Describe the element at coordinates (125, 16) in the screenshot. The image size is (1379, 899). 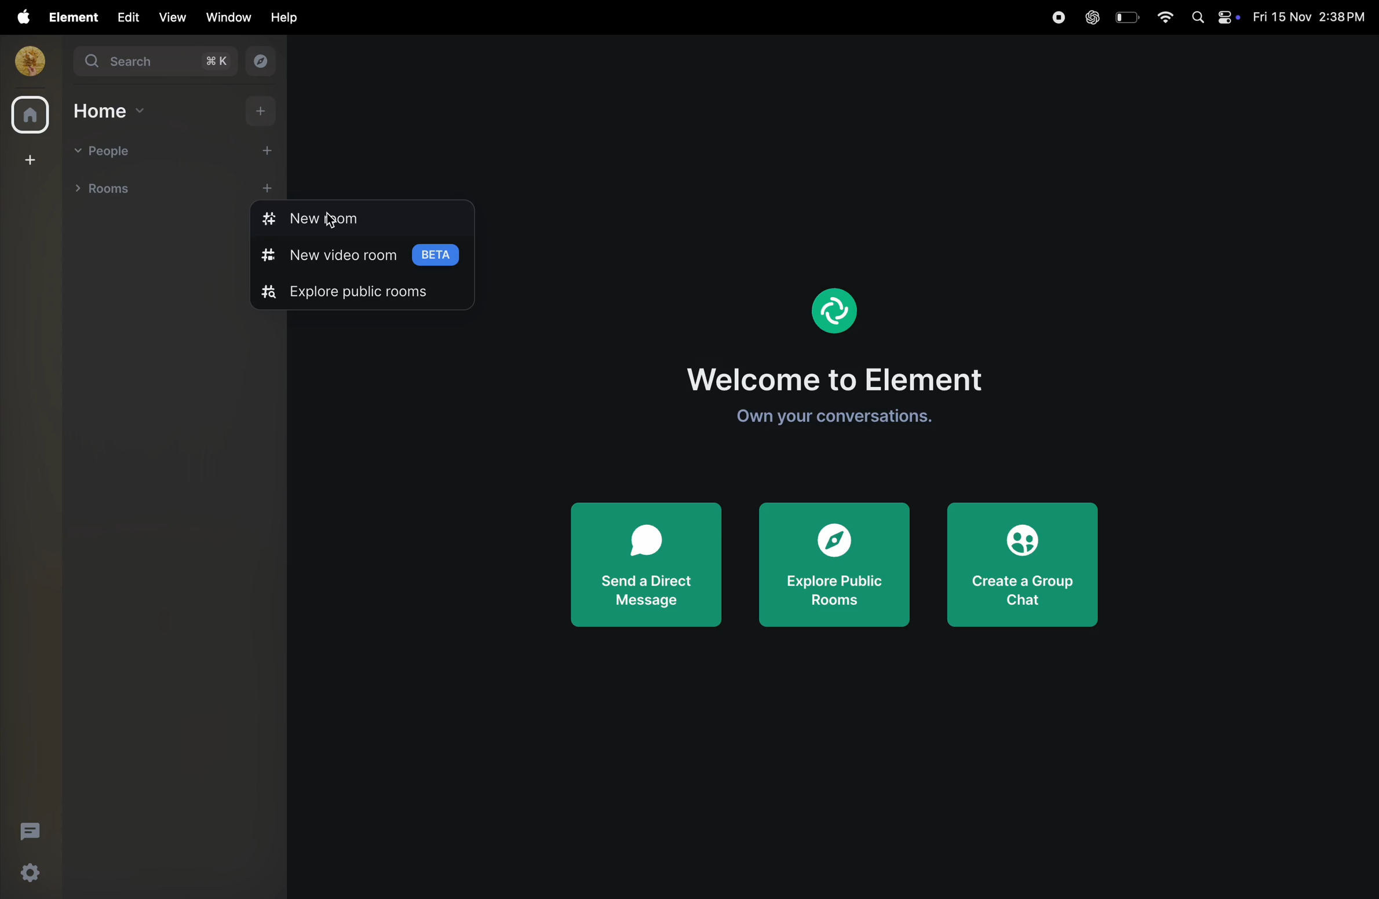
I see `edit` at that location.